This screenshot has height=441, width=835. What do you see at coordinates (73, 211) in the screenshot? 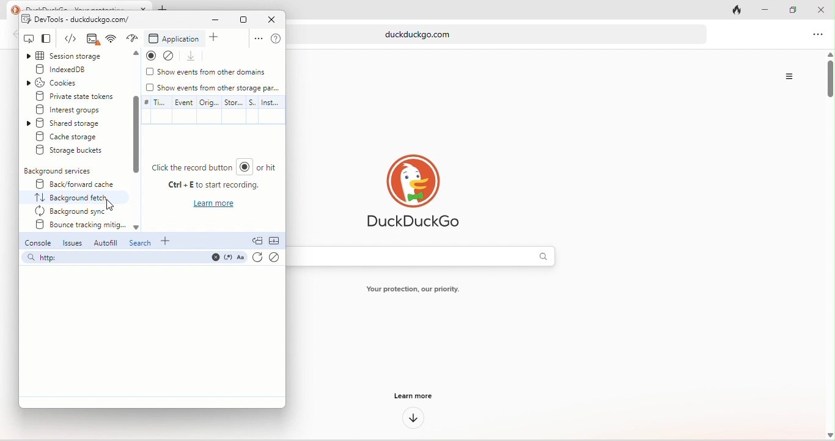
I see `background sync` at bounding box center [73, 211].